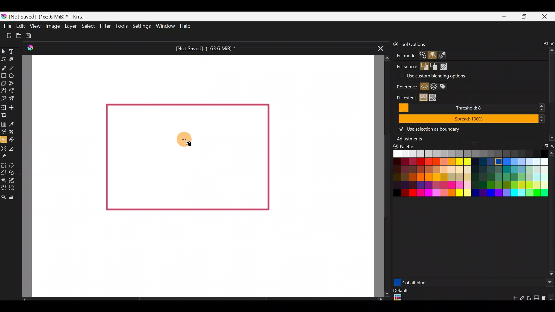 The height and width of the screenshot is (312, 555). Describe the element at coordinates (14, 107) in the screenshot. I see `Move a layer` at that location.